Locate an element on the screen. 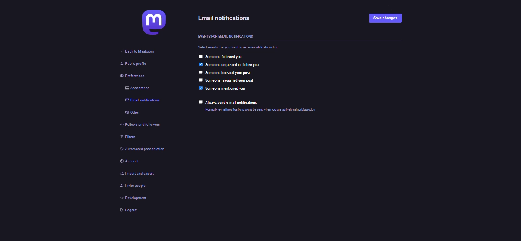  email notifications is located at coordinates (143, 101).